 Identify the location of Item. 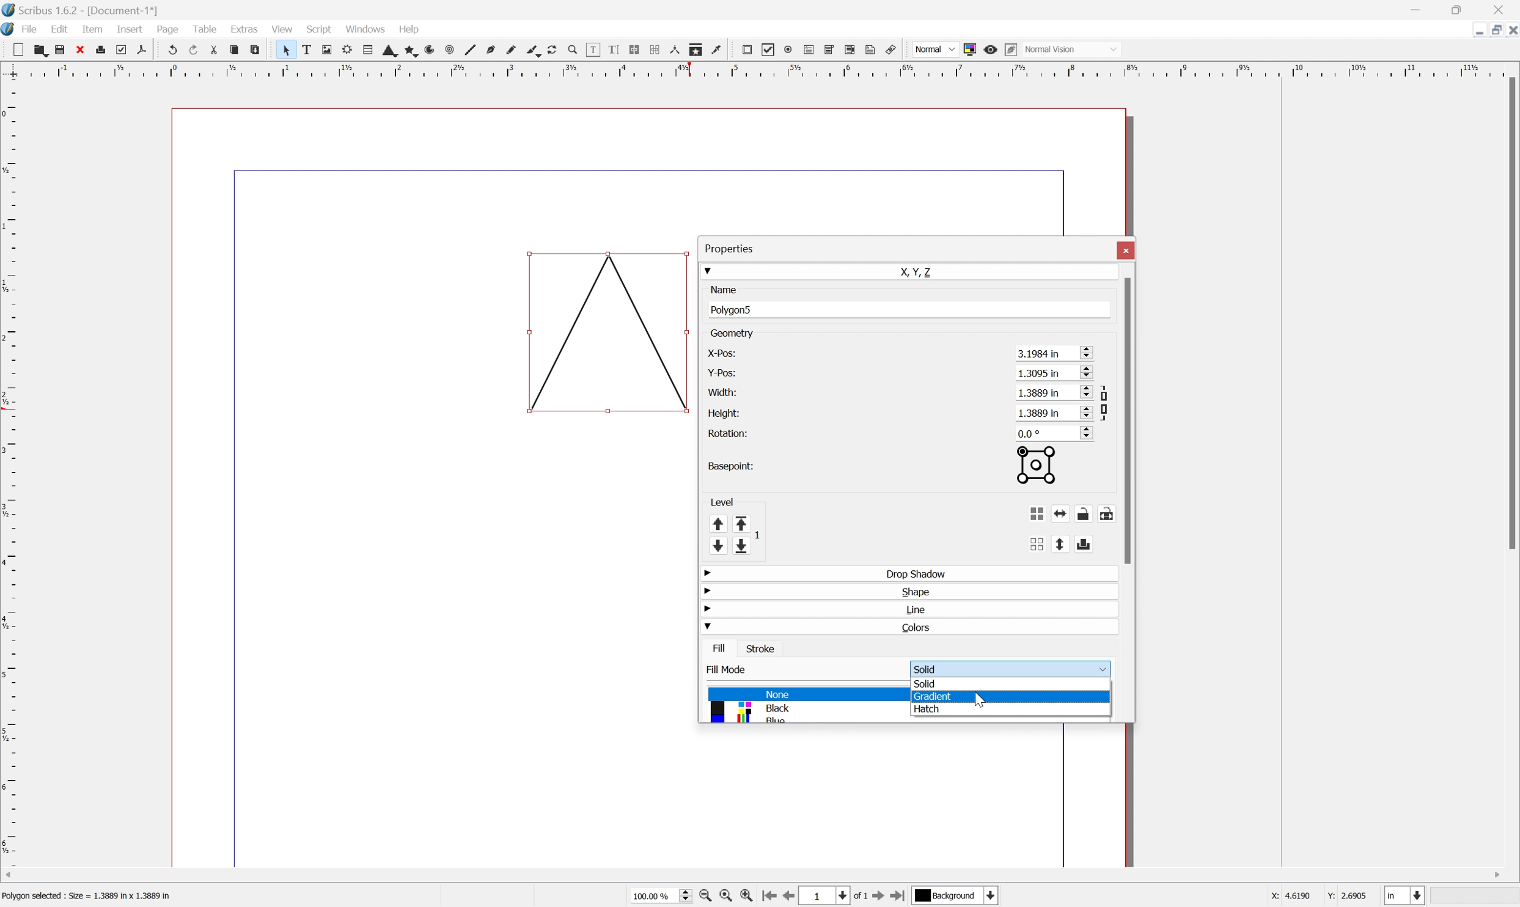
(90, 29).